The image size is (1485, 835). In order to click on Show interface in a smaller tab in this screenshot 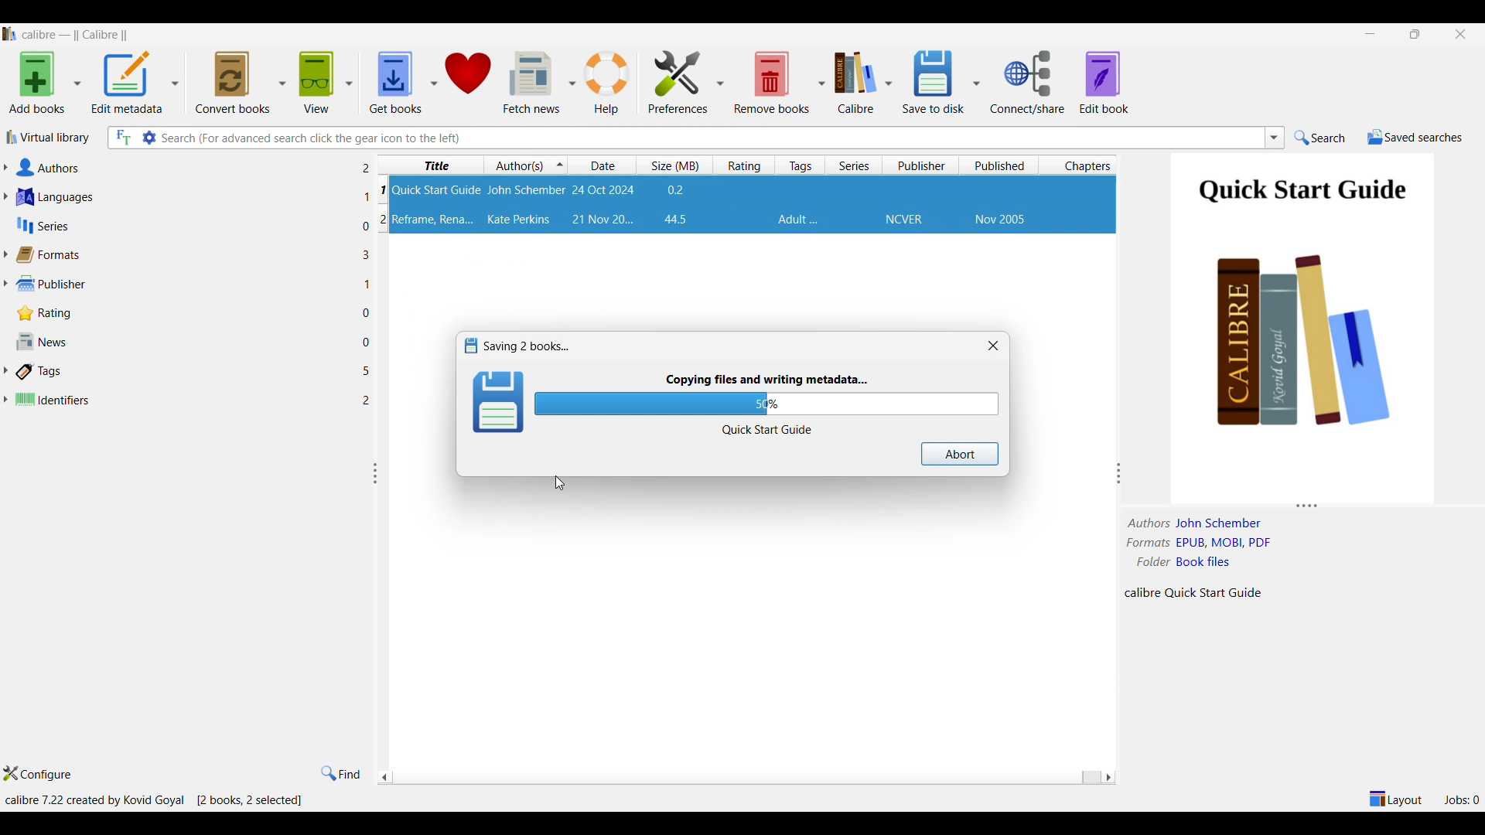, I will do `click(1415, 33)`.